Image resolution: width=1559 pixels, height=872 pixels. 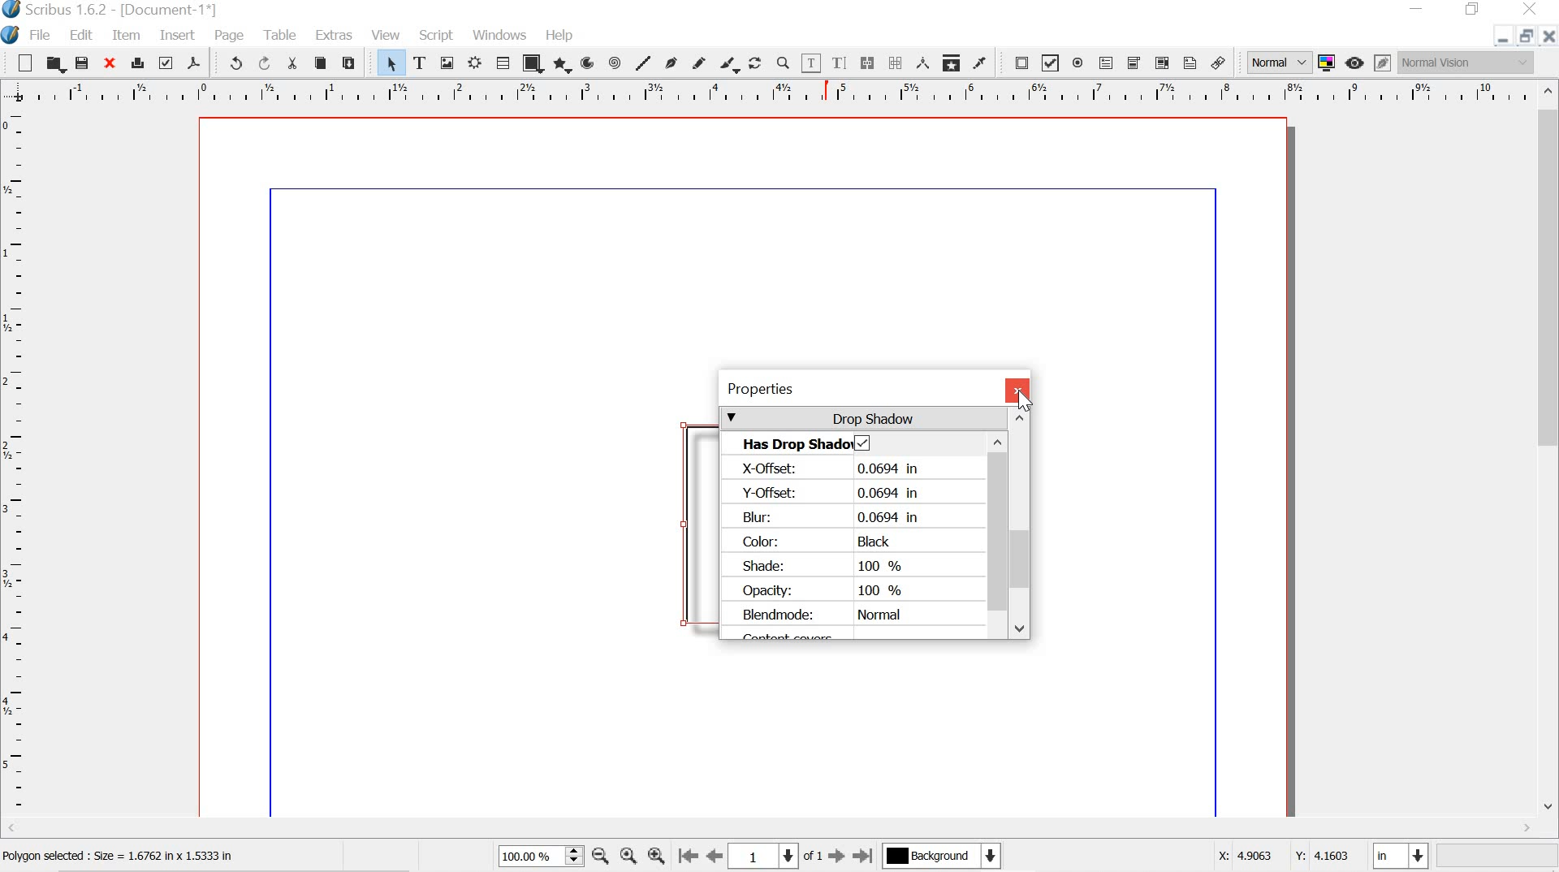 What do you see at coordinates (1025, 400) in the screenshot?
I see `cursor` at bounding box center [1025, 400].